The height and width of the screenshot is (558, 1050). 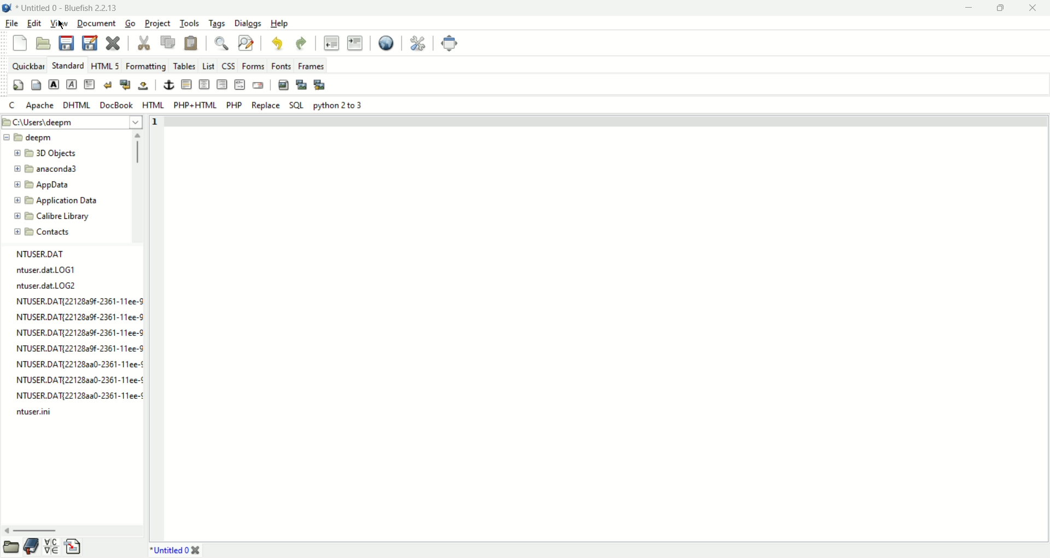 I want to click on new folder, so click(x=48, y=183).